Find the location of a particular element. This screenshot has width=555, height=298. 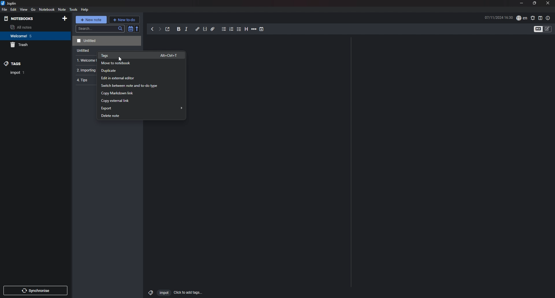

code is located at coordinates (205, 30).